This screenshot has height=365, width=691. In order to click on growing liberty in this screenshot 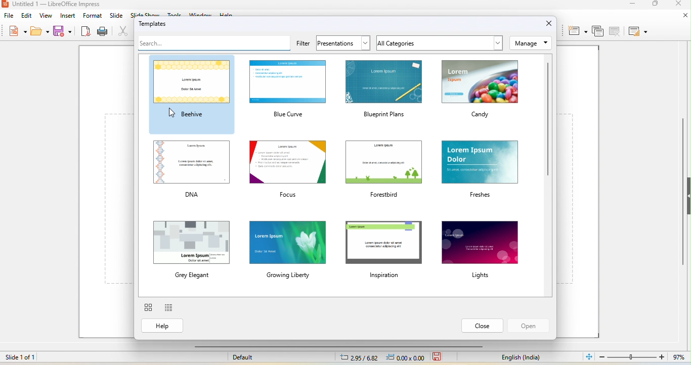, I will do `click(288, 250)`.